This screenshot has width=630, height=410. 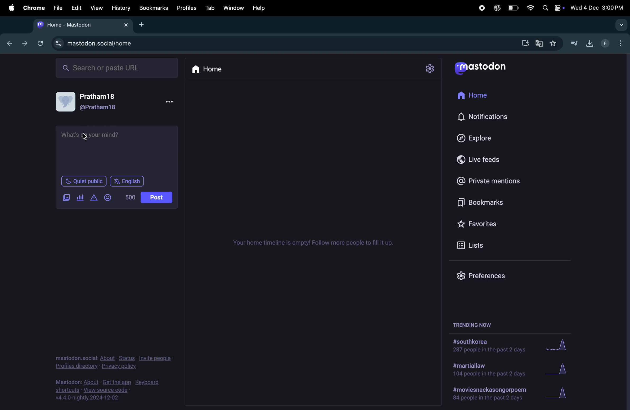 What do you see at coordinates (145, 25) in the screenshot?
I see `add tab` at bounding box center [145, 25].